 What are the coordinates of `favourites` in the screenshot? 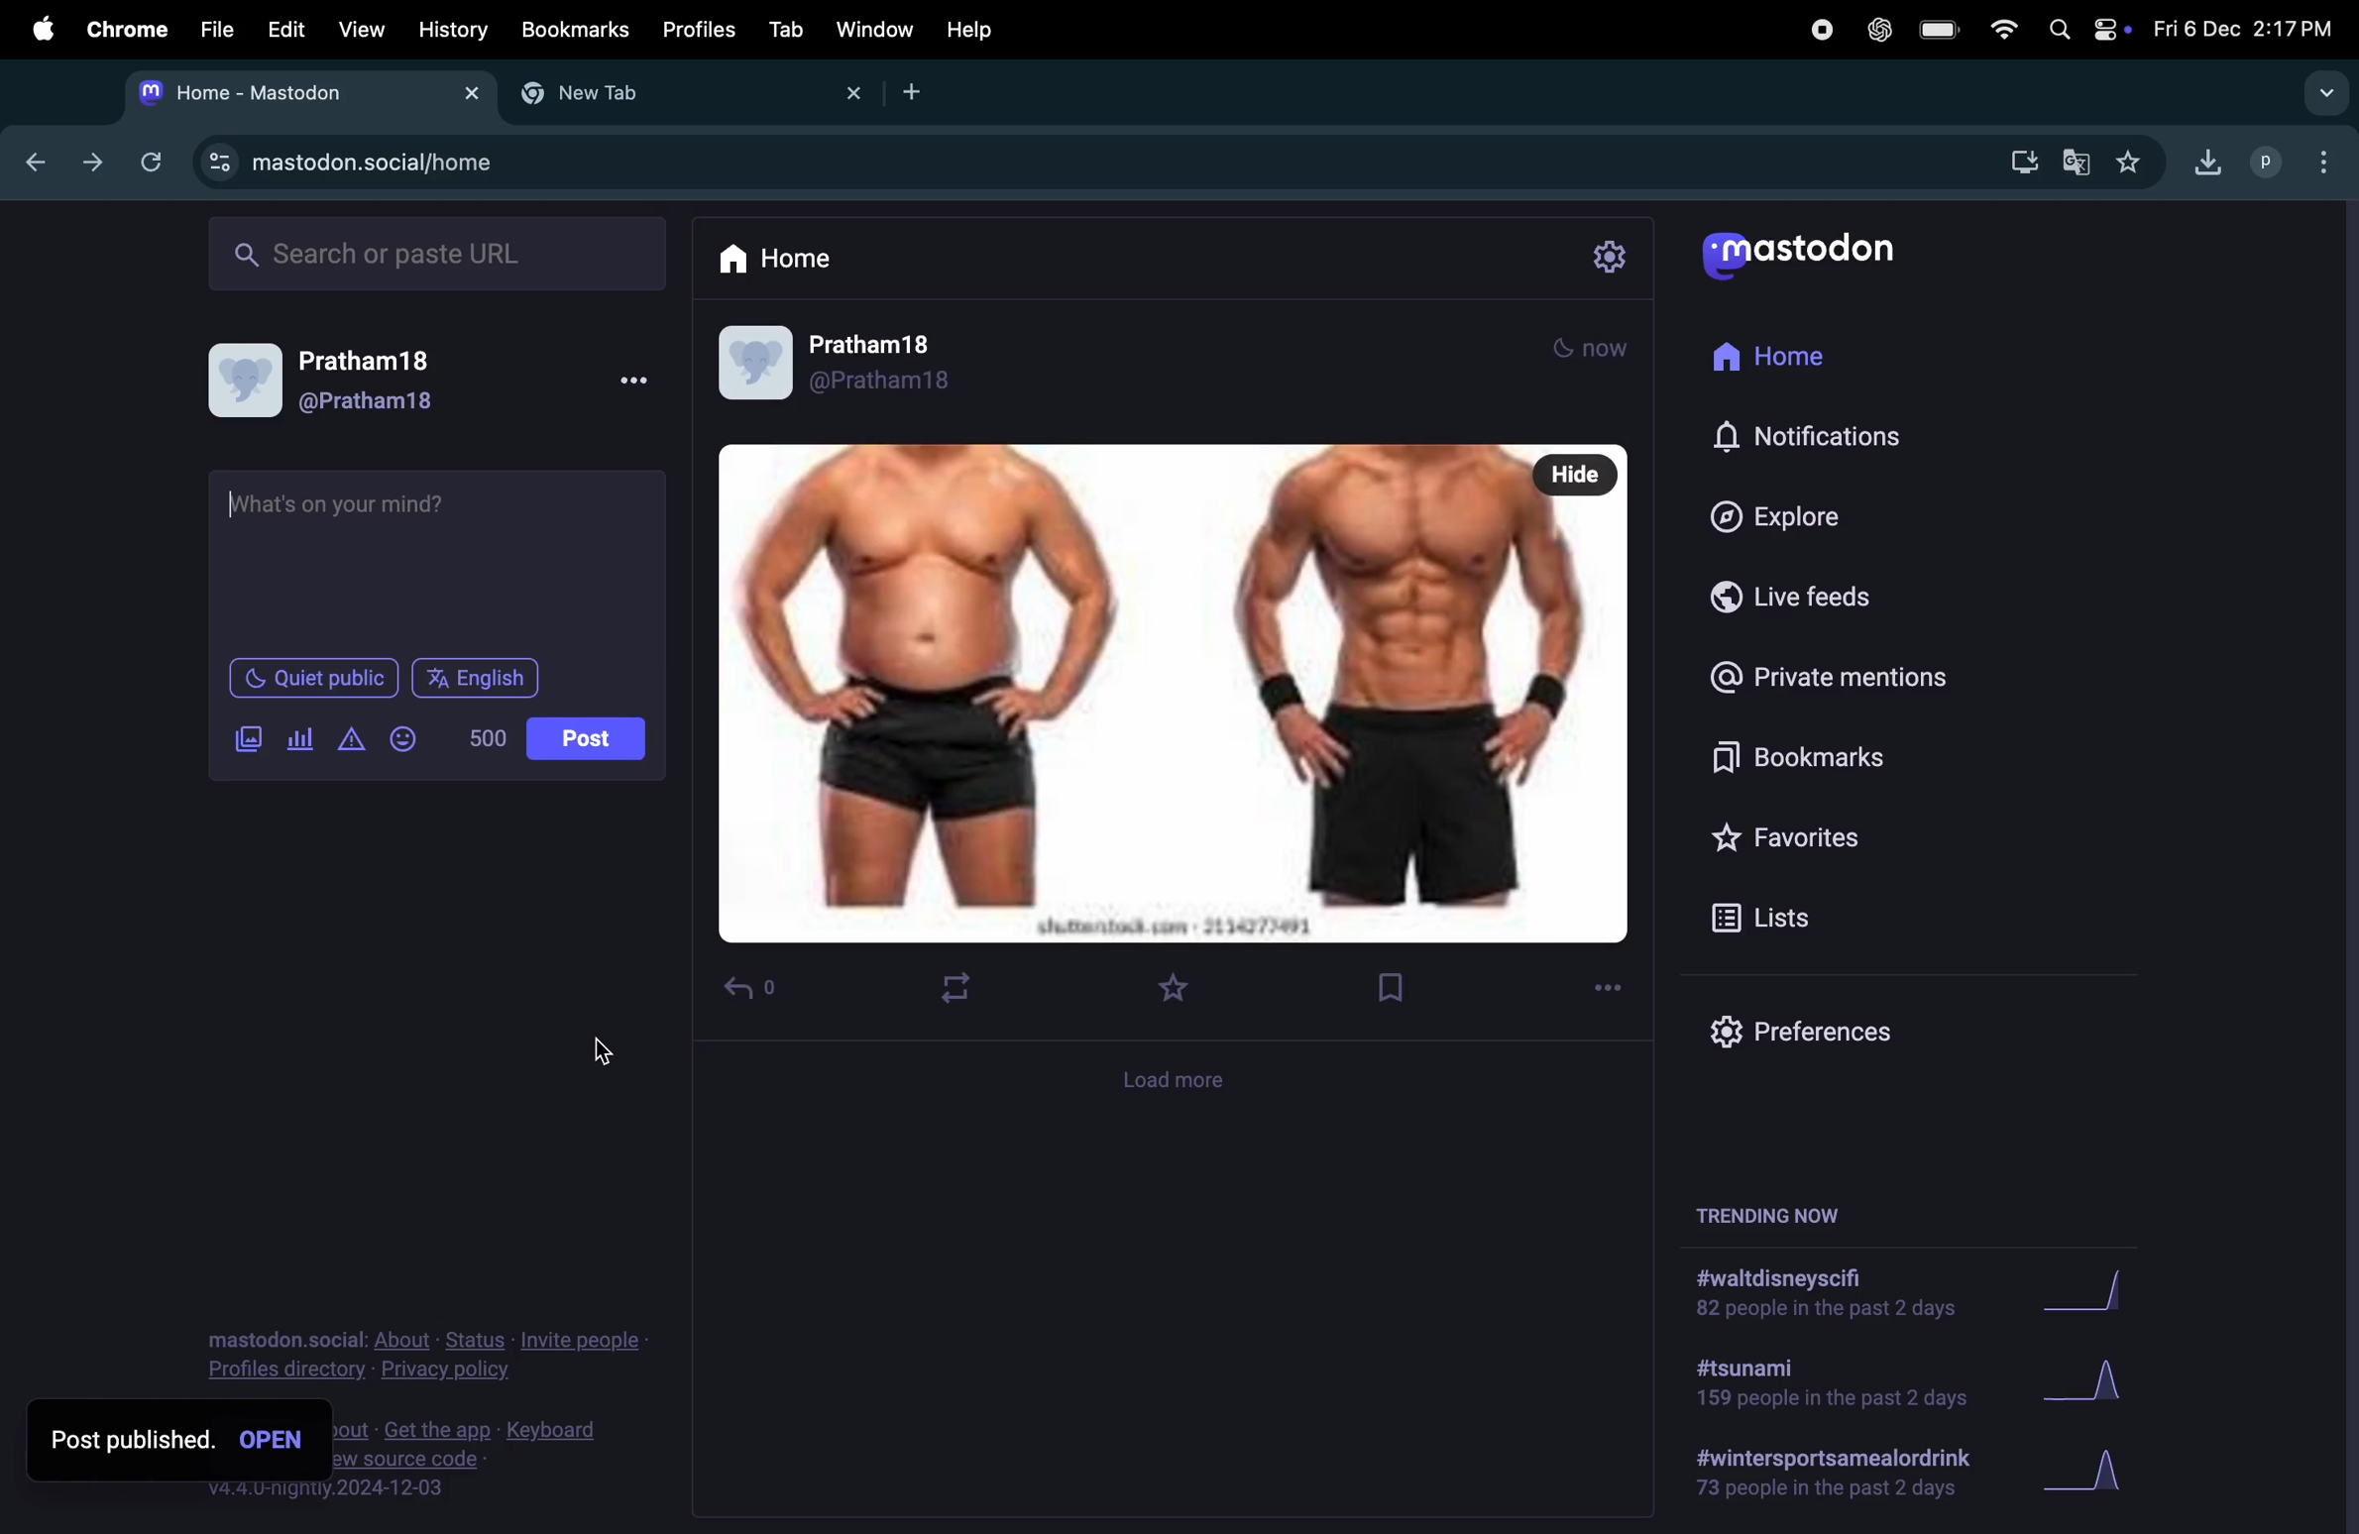 It's located at (2133, 160).